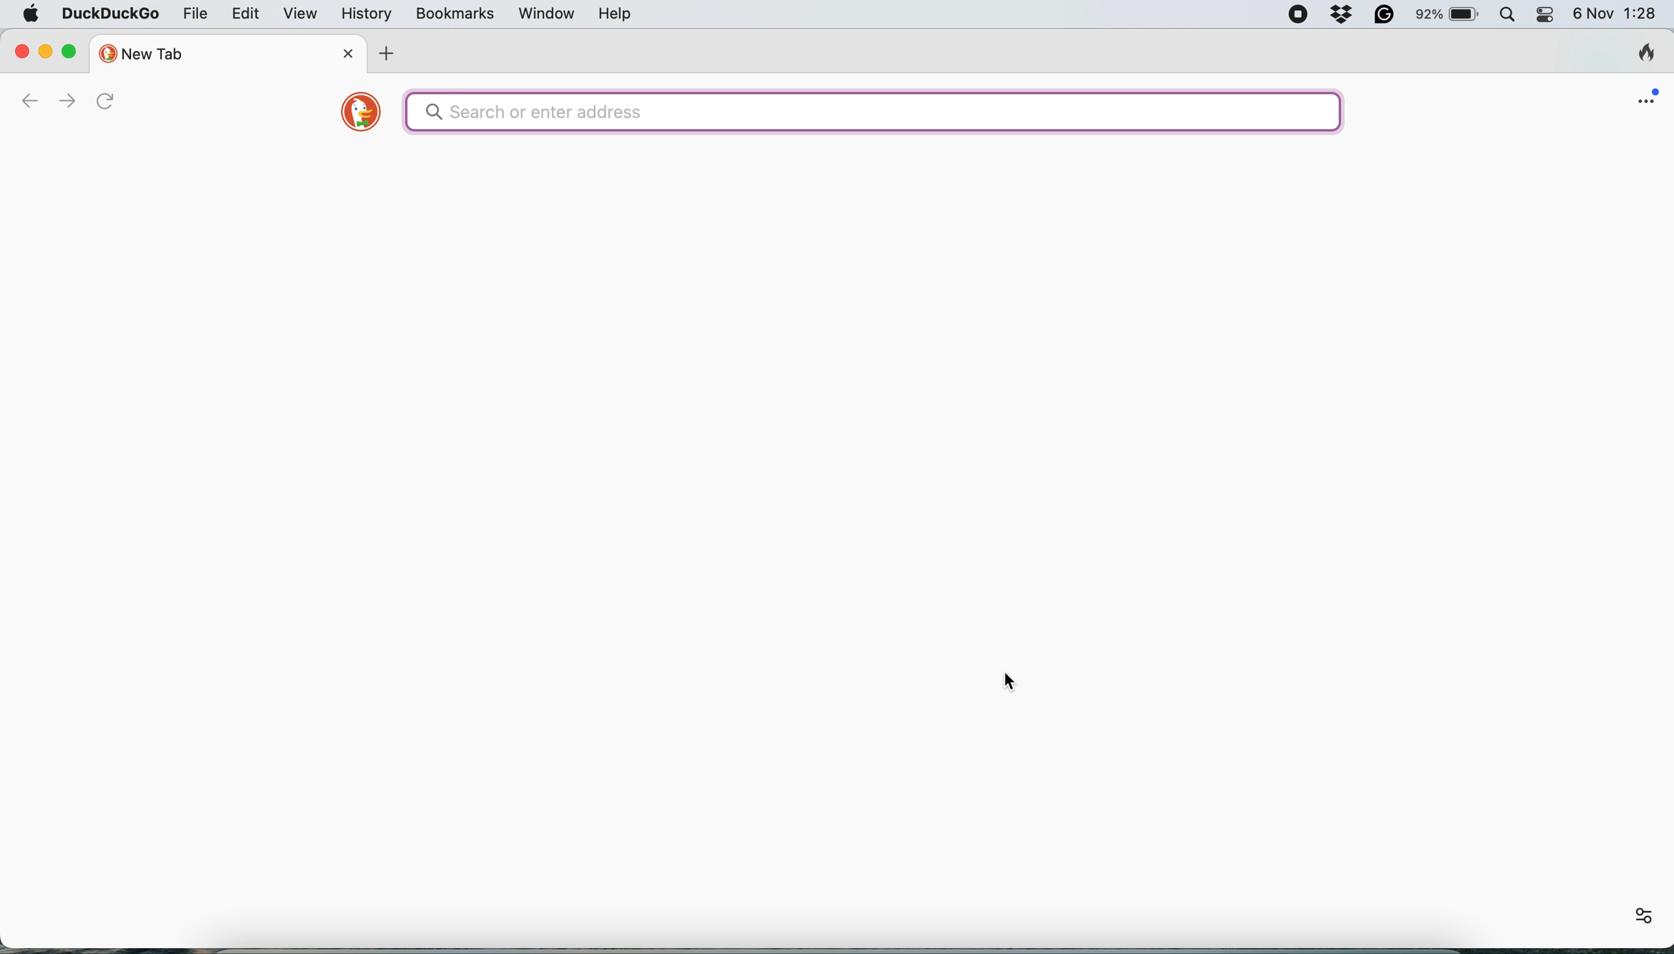 The image size is (1674, 954). I want to click on dropbox, so click(1345, 14).